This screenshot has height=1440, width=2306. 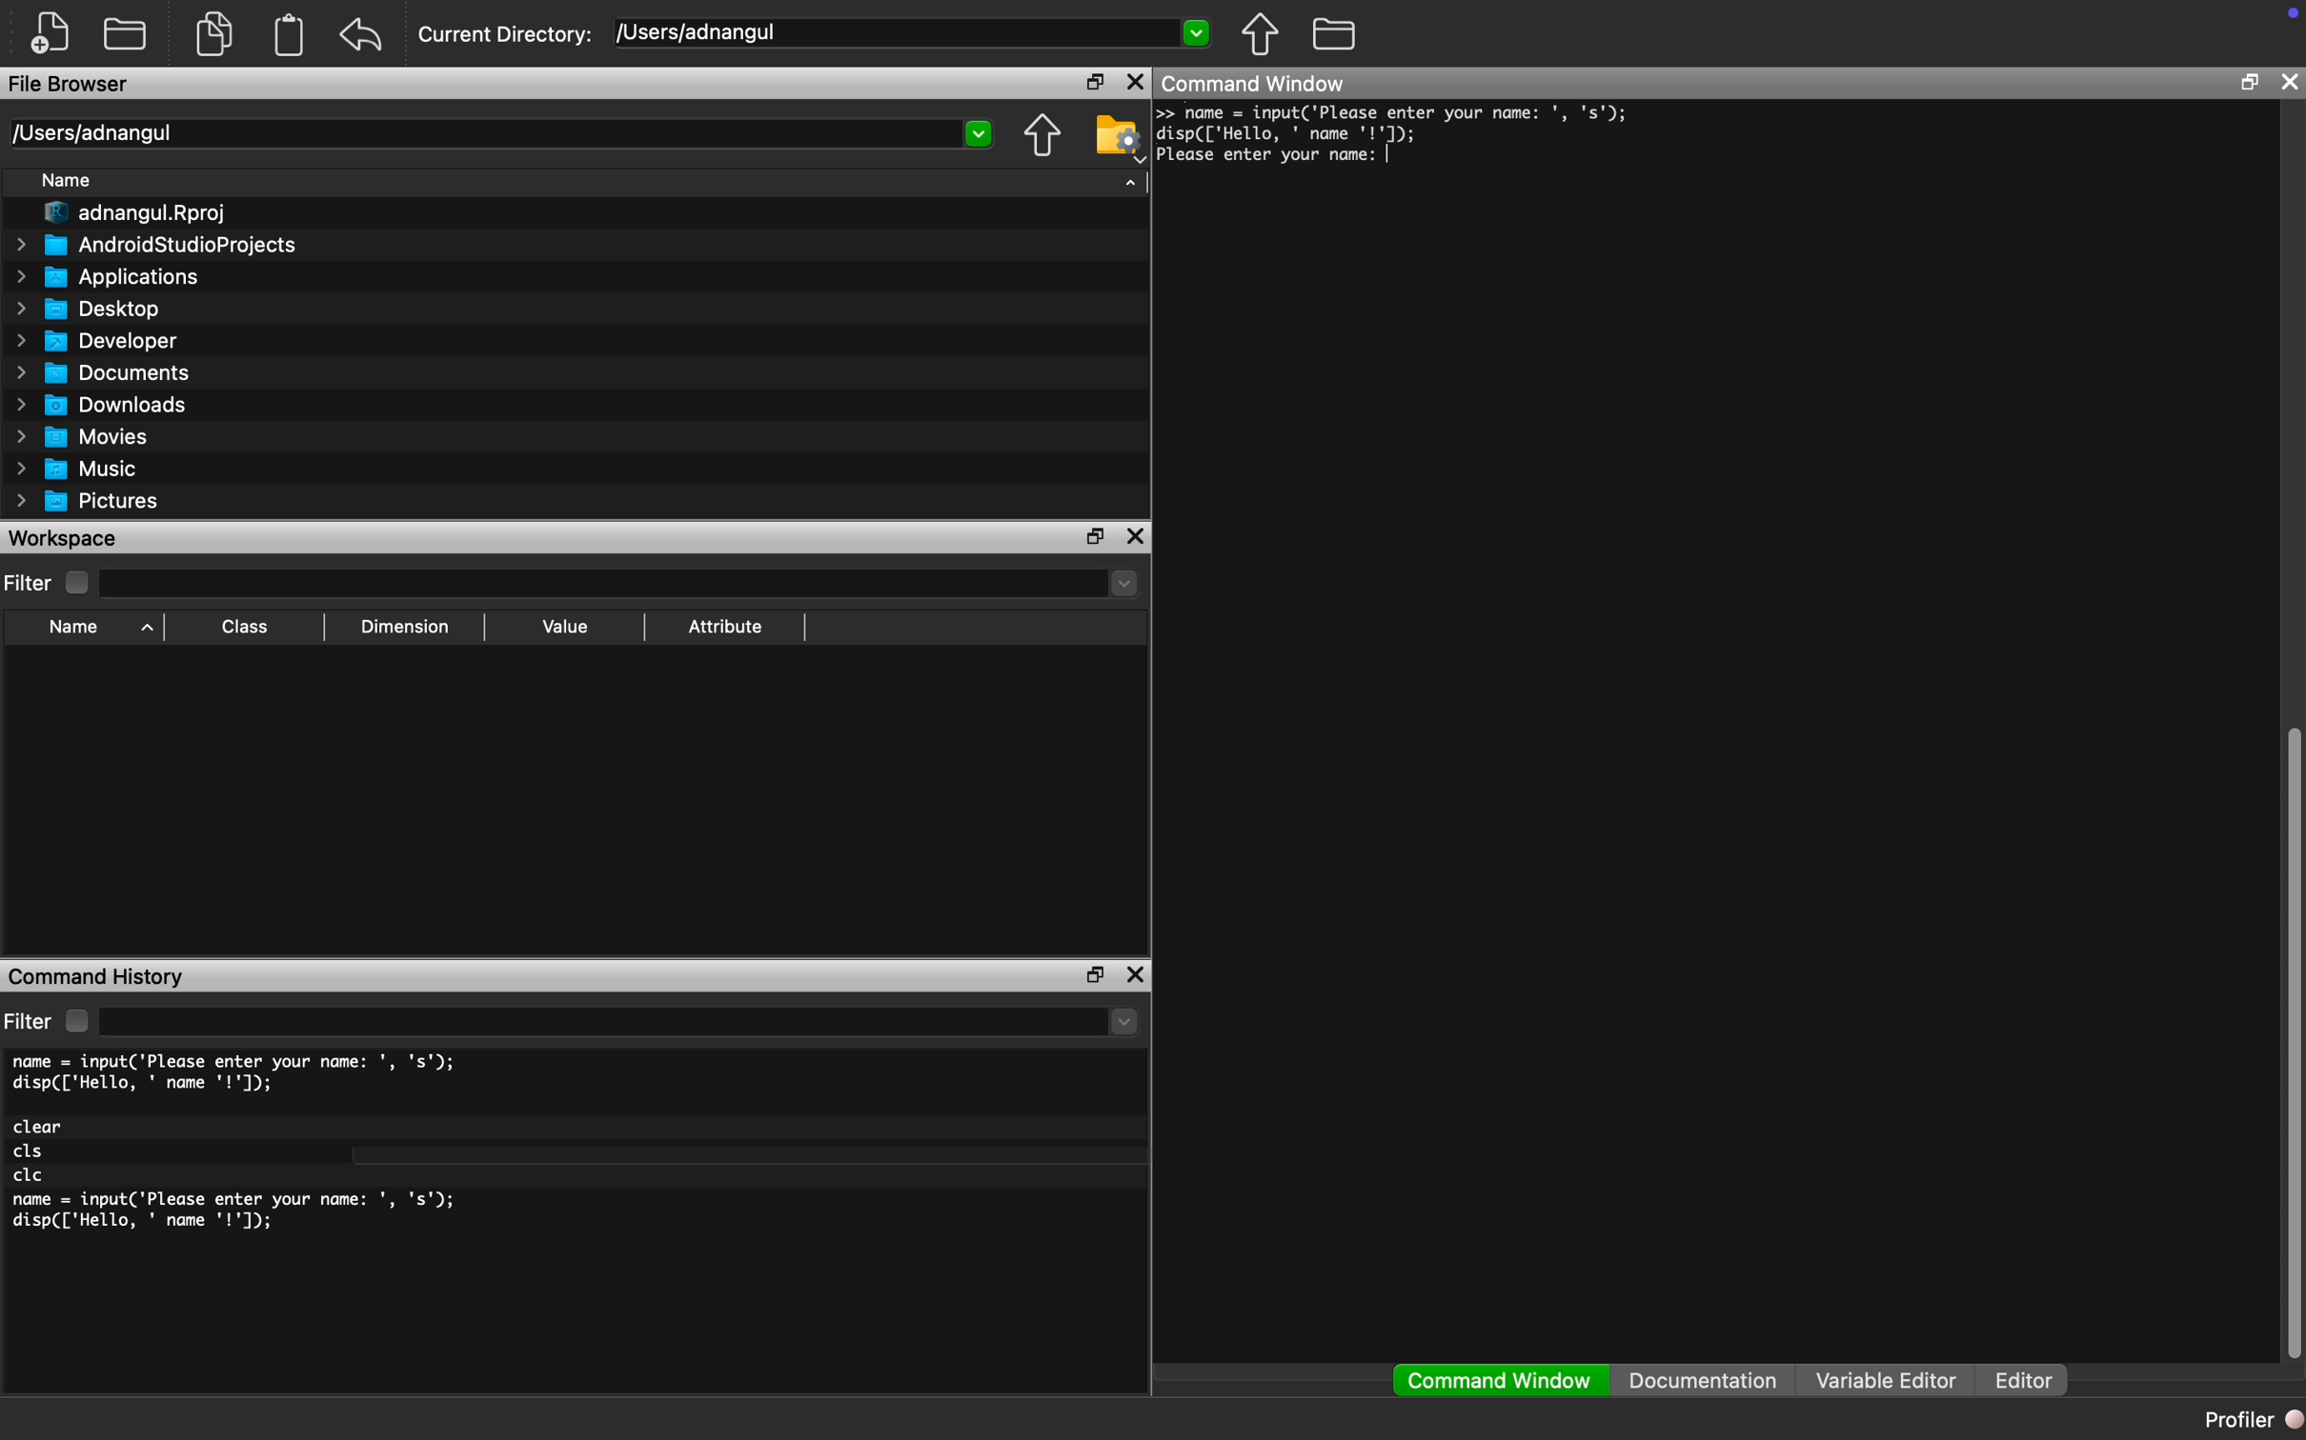 I want to click on Pictures, so click(x=88, y=502).